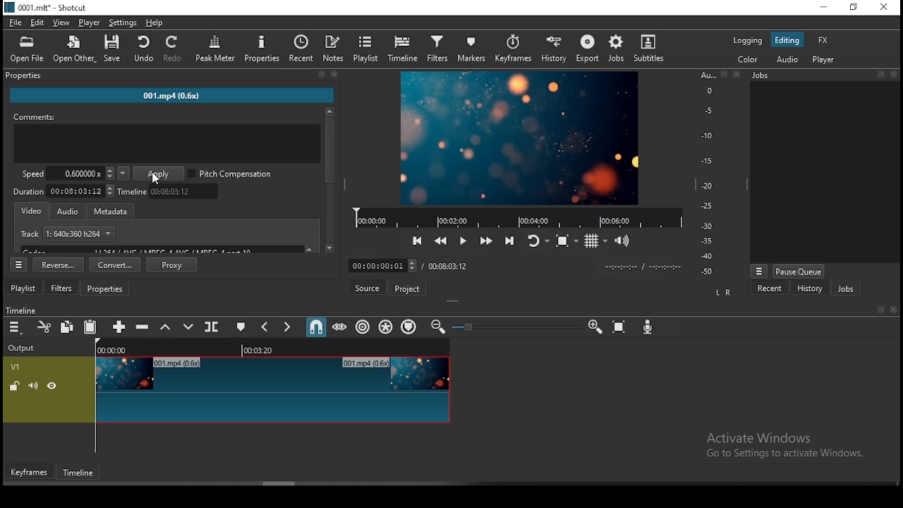 This screenshot has height=508, width=903. Describe the element at coordinates (153, 176) in the screenshot. I see `mouse pointer` at that location.